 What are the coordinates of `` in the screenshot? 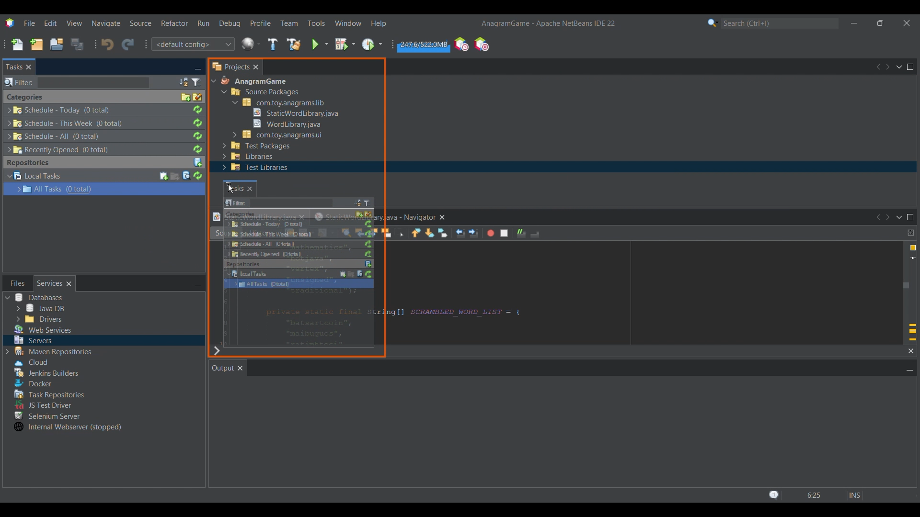 It's located at (44, 405).